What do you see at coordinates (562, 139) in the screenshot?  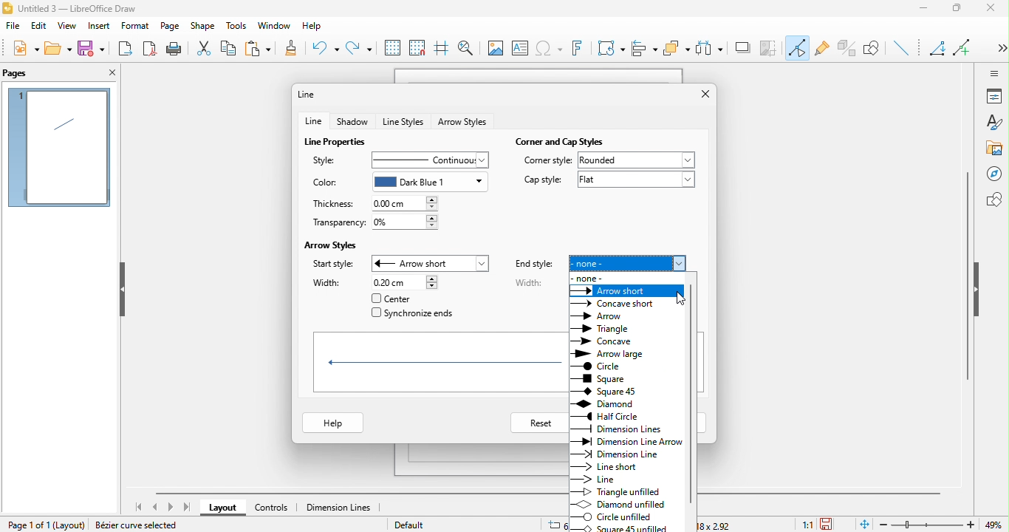 I see `corner and cap styles` at bounding box center [562, 139].